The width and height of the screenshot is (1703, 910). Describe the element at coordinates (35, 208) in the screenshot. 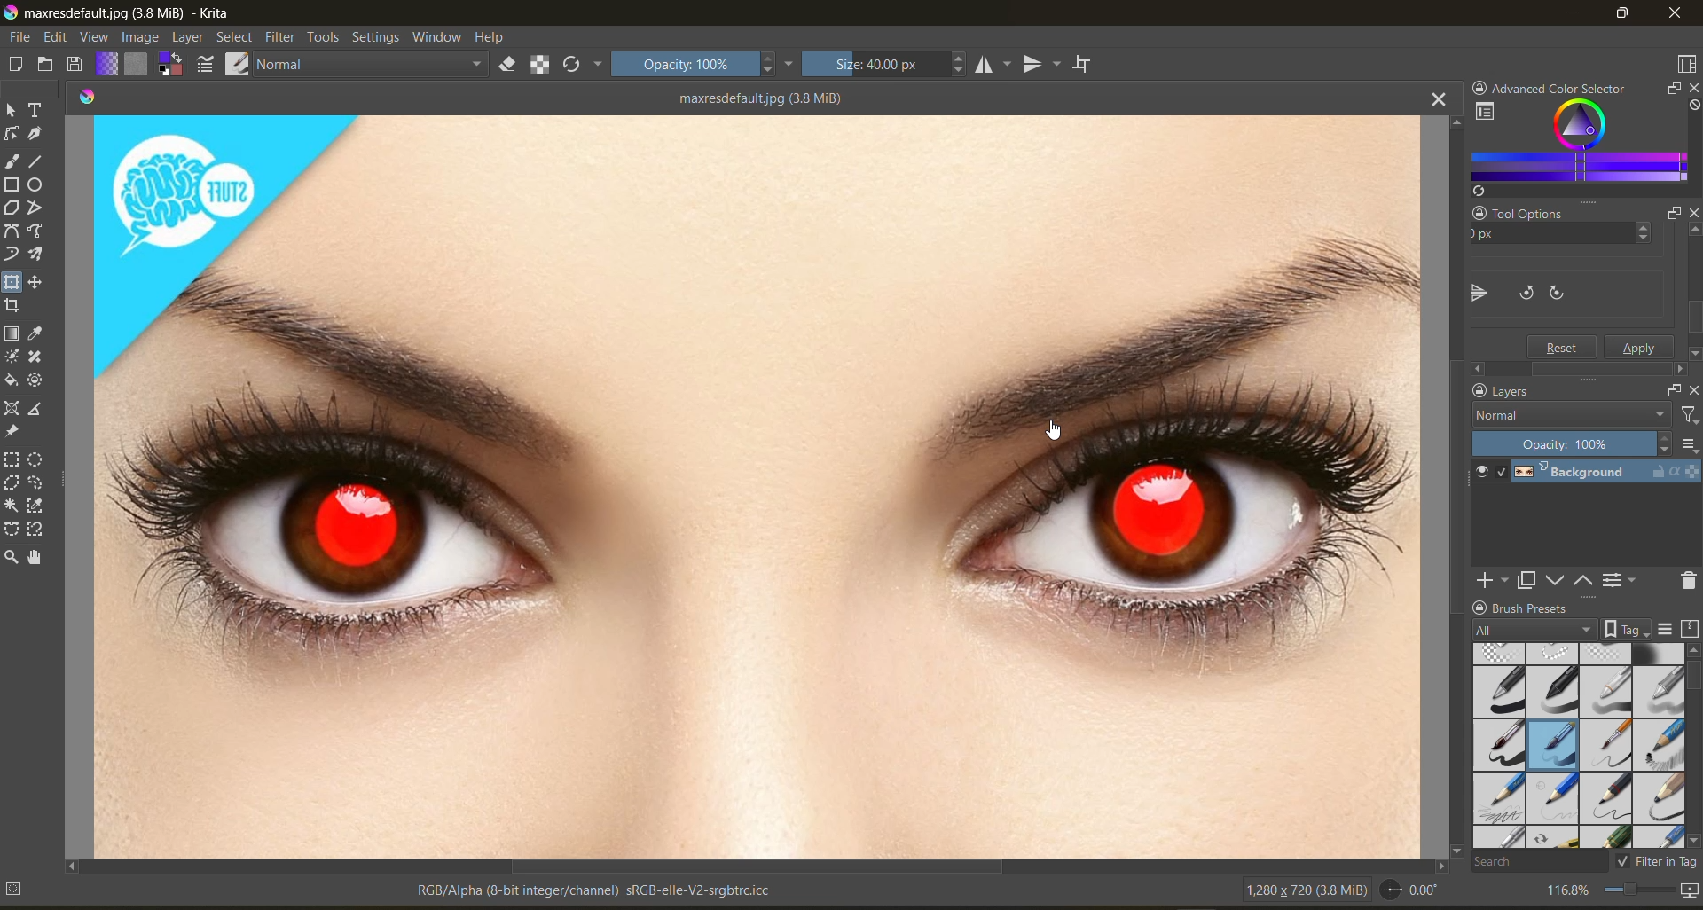

I see `tool` at that location.